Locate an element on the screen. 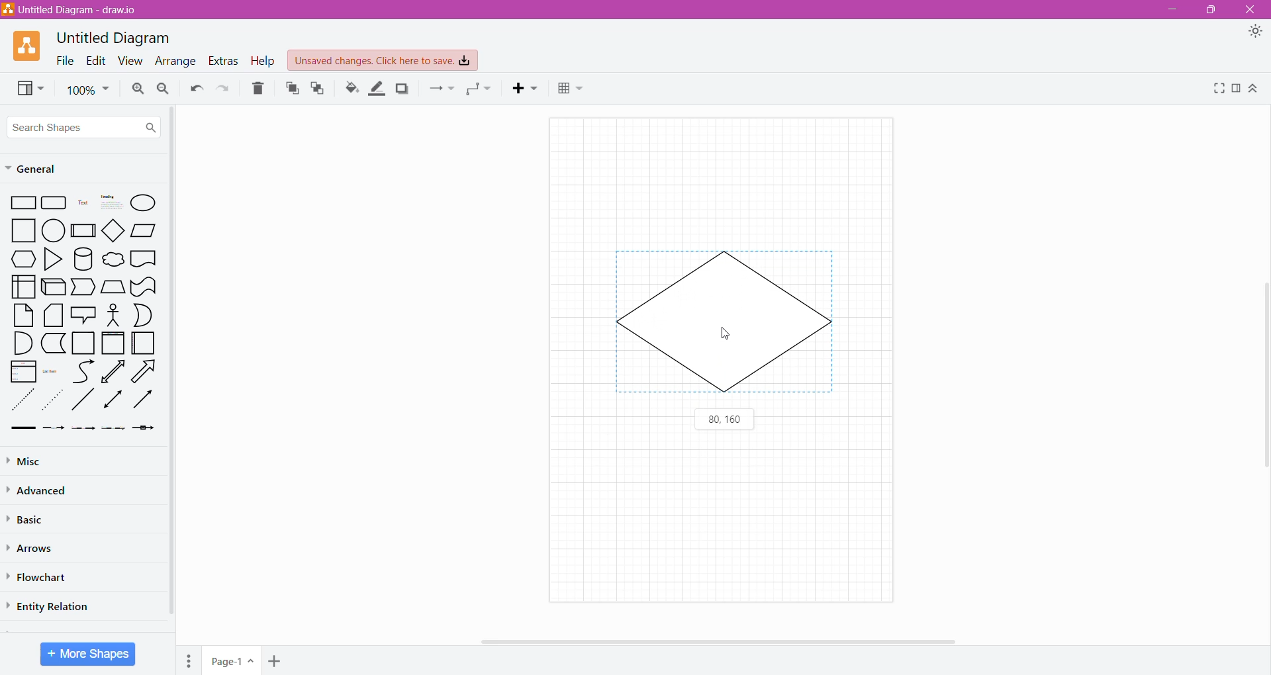 The width and height of the screenshot is (1271, 675). And is located at coordinates (23, 343).